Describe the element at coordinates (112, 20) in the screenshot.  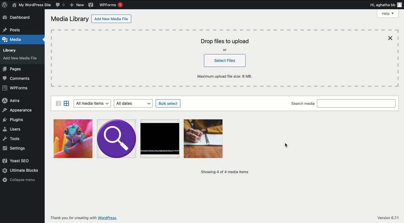
I see `Add new media file` at that location.